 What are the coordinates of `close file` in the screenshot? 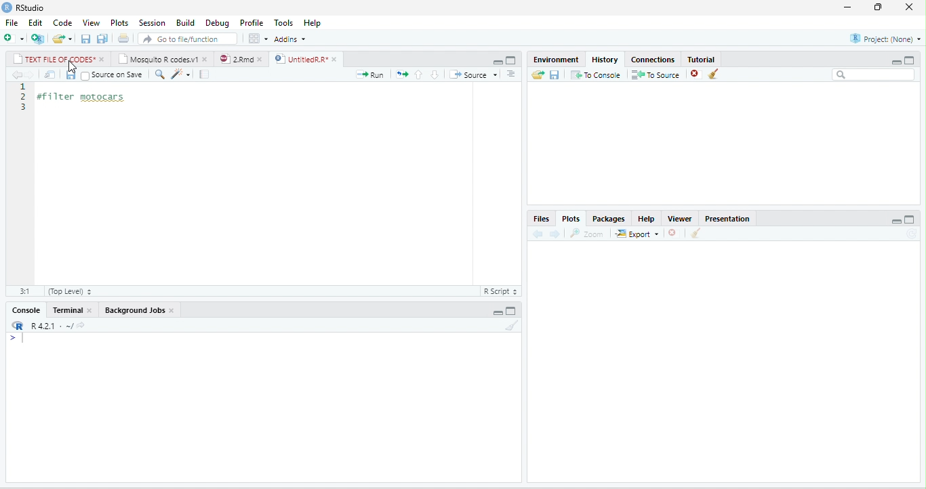 It's located at (674, 233).